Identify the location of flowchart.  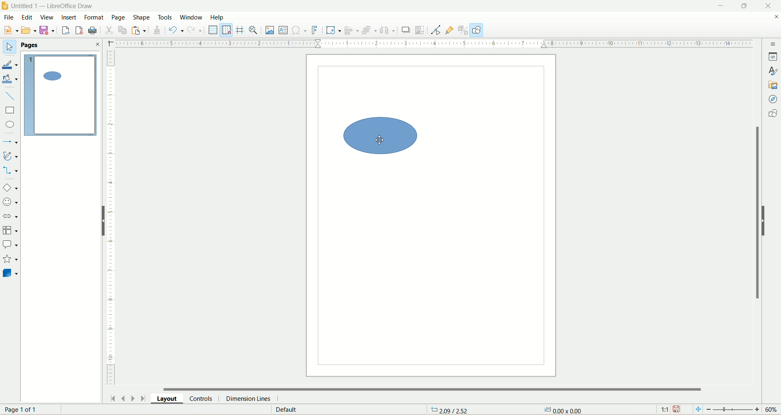
(11, 229).